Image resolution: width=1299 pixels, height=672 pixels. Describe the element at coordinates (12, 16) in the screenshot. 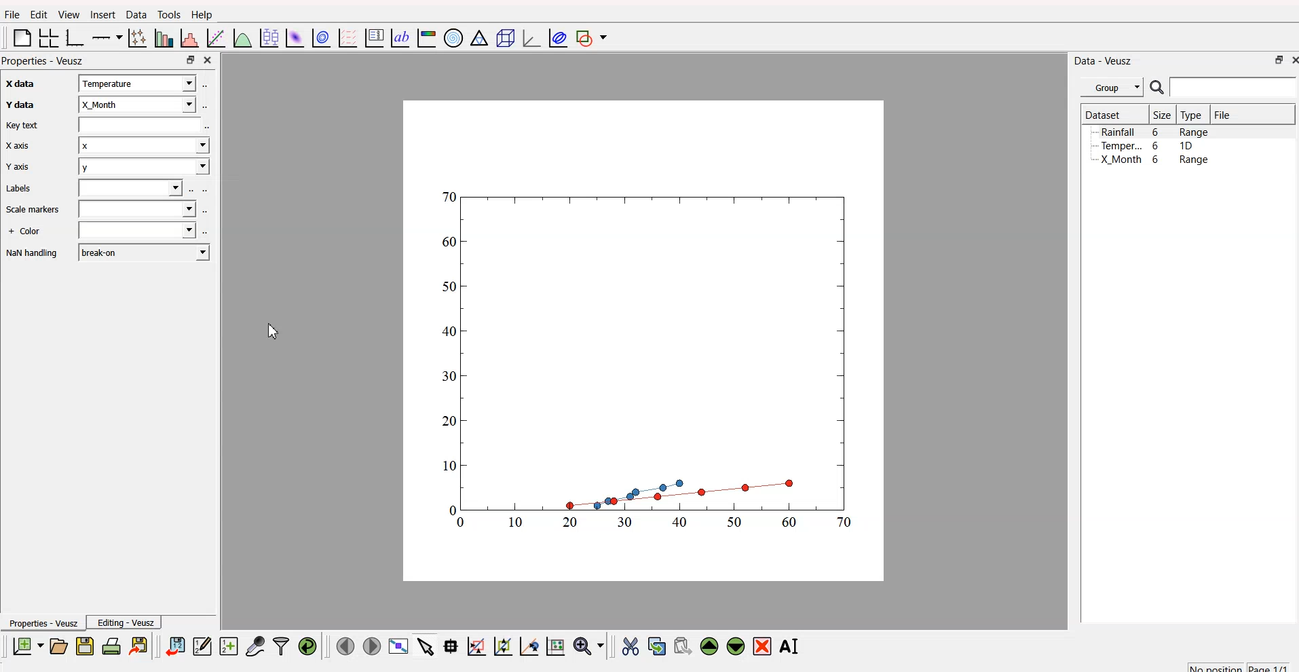

I see `Flle` at that location.